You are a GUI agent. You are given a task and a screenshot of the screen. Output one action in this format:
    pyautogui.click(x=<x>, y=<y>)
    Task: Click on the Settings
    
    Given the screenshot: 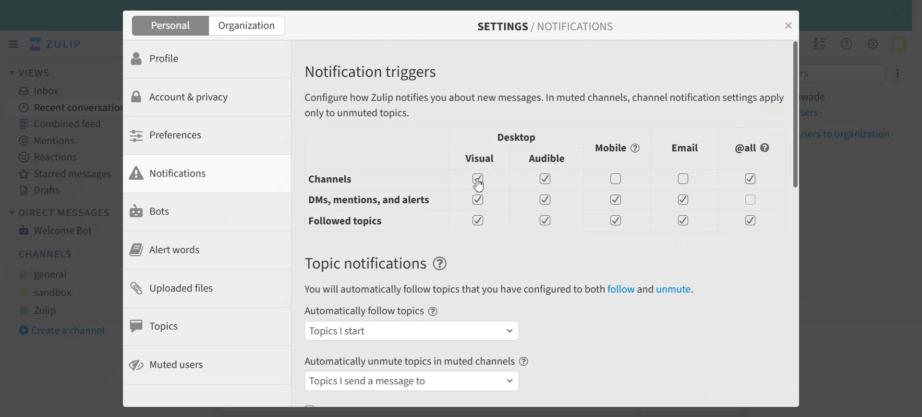 What is the action you would take?
    pyautogui.click(x=898, y=72)
    